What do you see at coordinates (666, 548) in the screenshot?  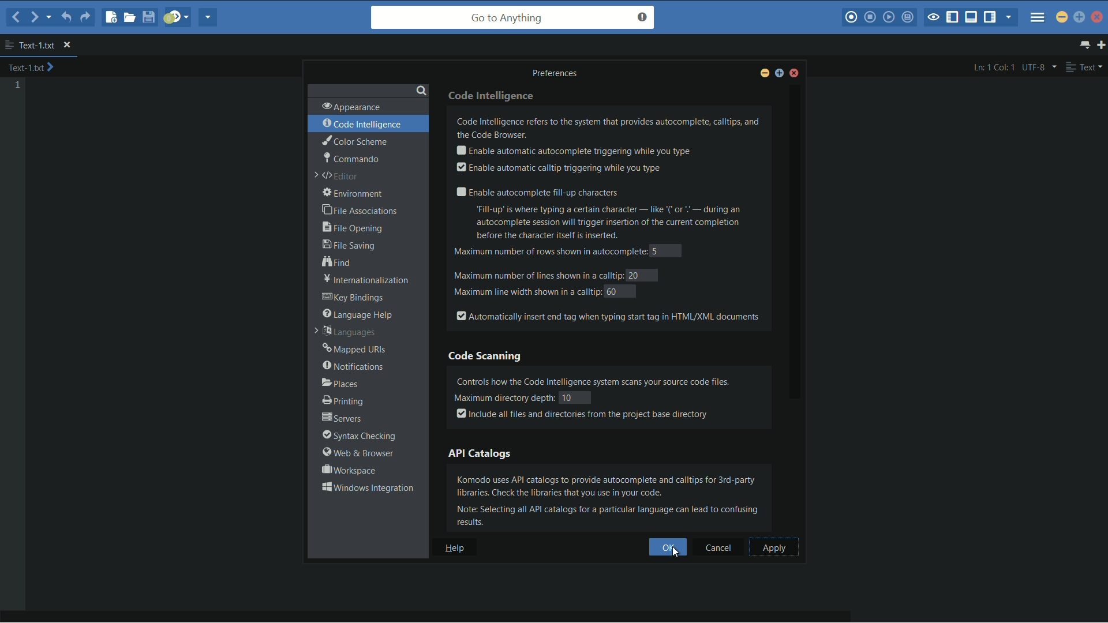 I see `ok` at bounding box center [666, 548].